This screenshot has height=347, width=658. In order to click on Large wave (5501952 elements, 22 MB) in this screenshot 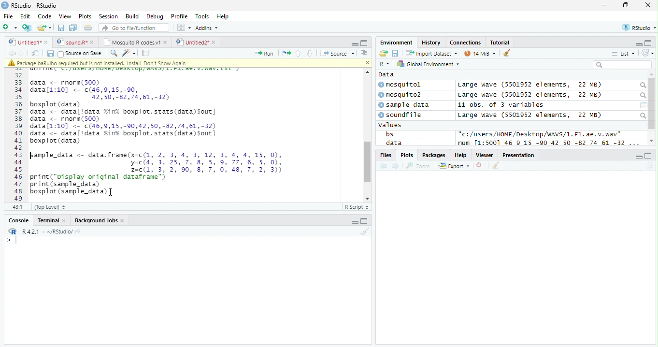, I will do `click(529, 115)`.